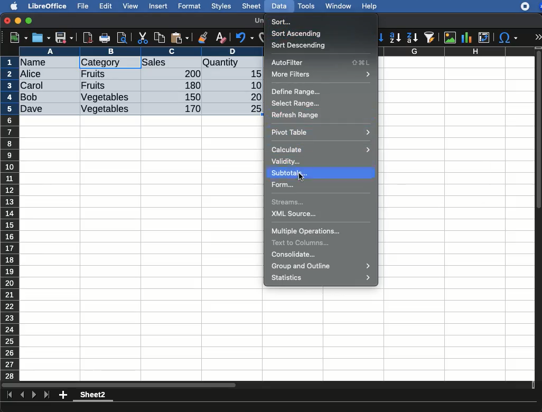  Describe the element at coordinates (33, 396) in the screenshot. I see `next sheet` at that location.